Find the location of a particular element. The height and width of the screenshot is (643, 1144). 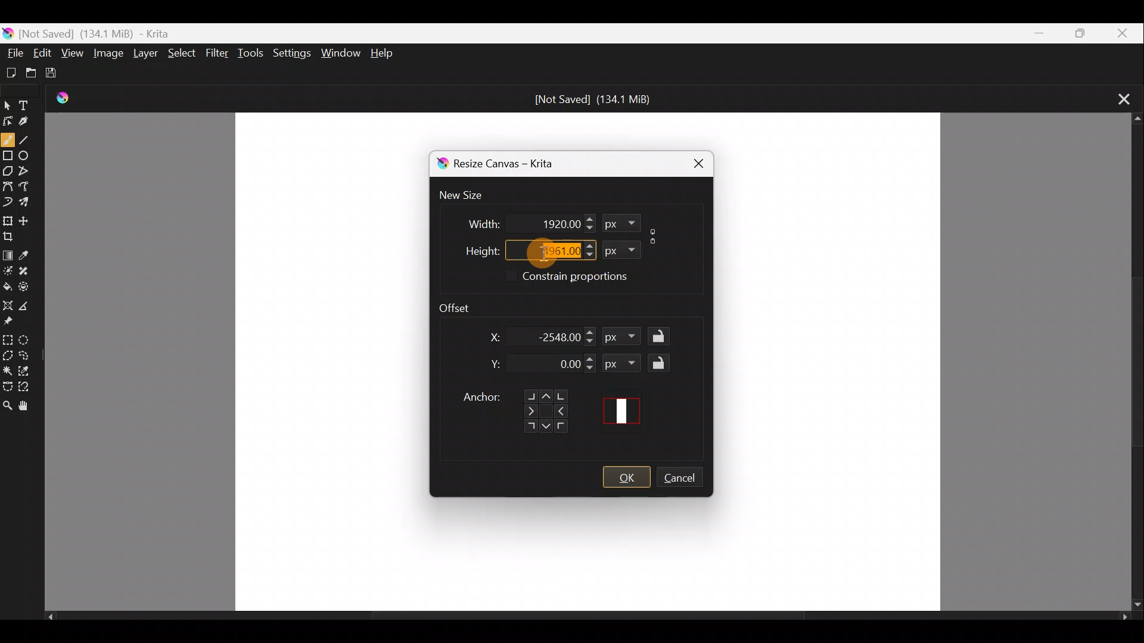

Window is located at coordinates (340, 51).